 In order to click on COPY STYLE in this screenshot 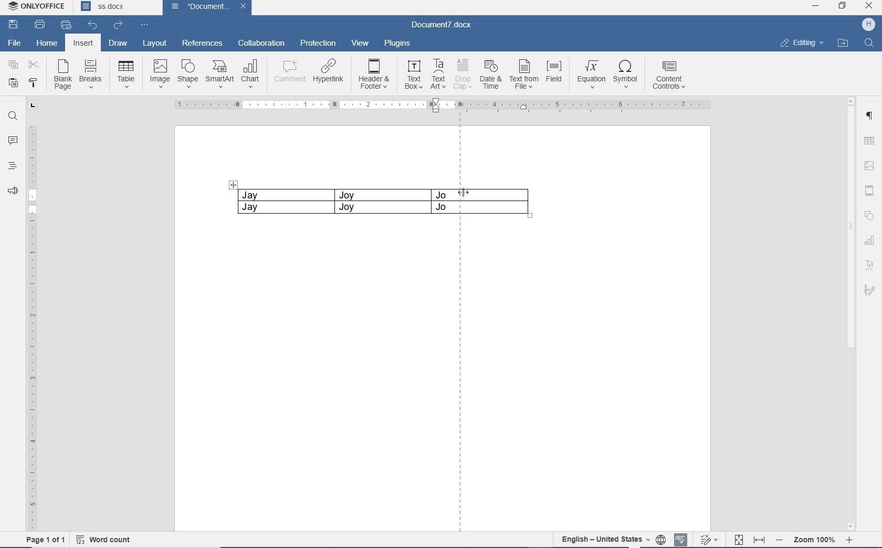, I will do `click(33, 83)`.